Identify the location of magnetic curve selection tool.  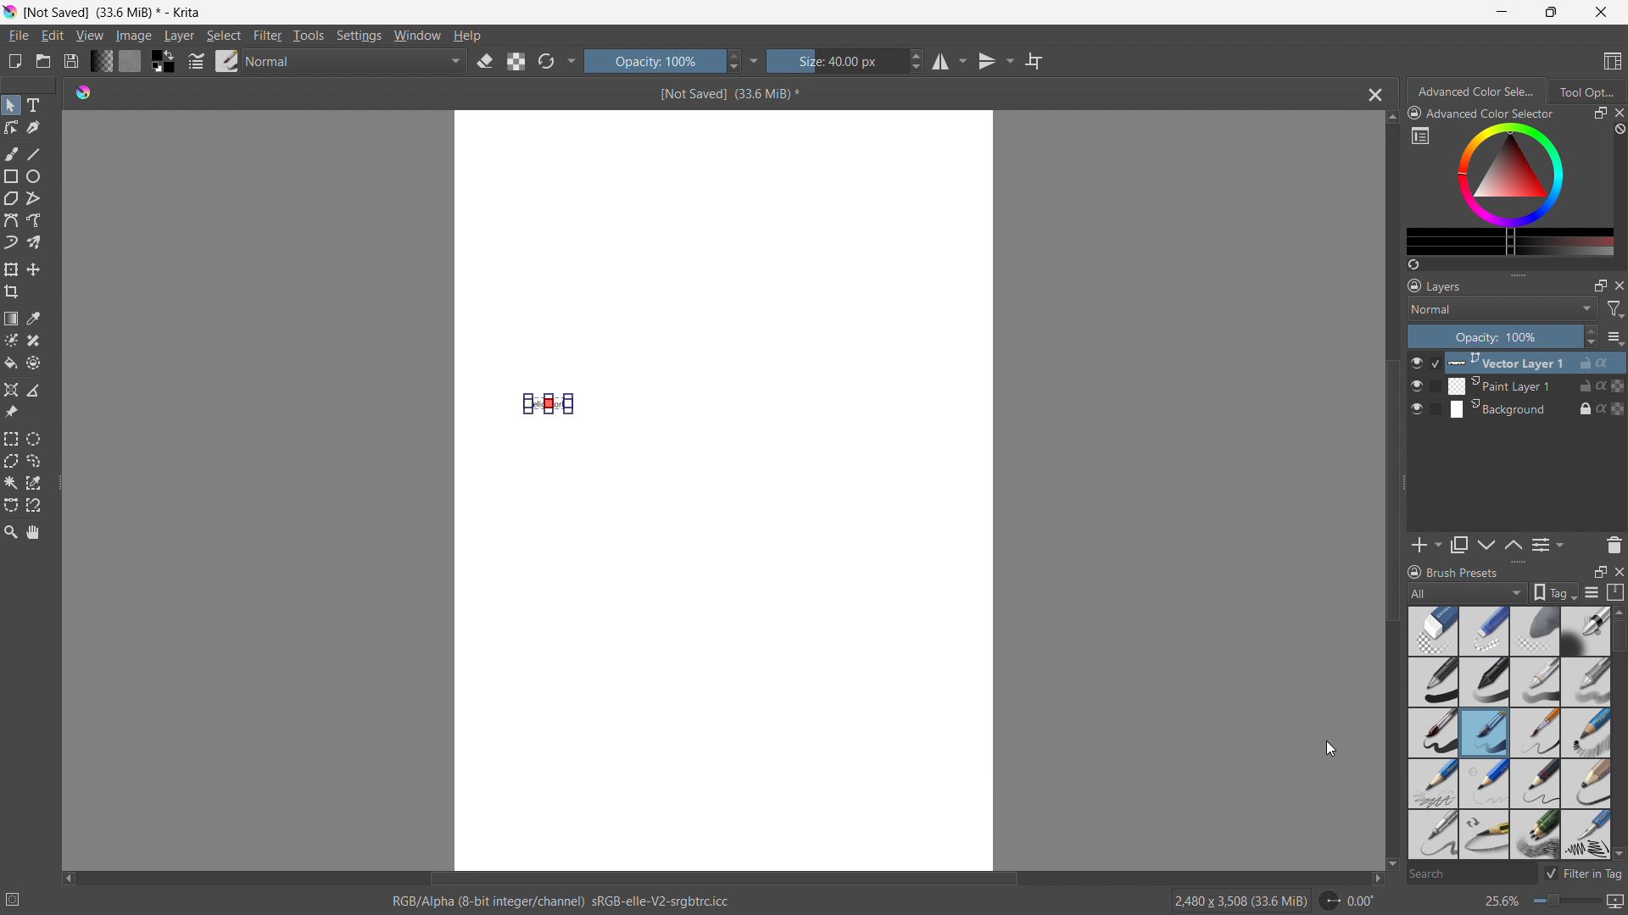
(34, 506).